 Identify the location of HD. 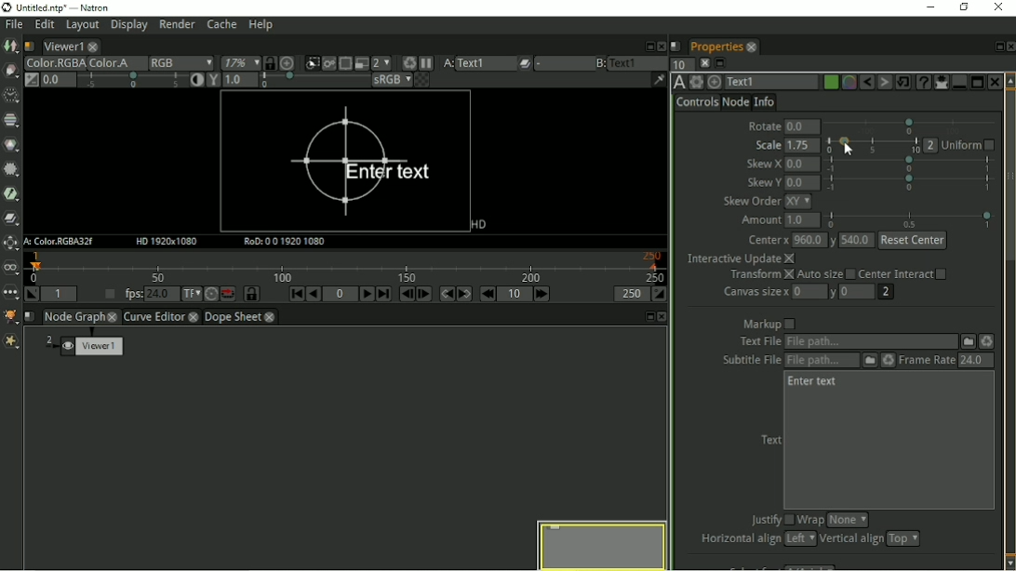
(167, 241).